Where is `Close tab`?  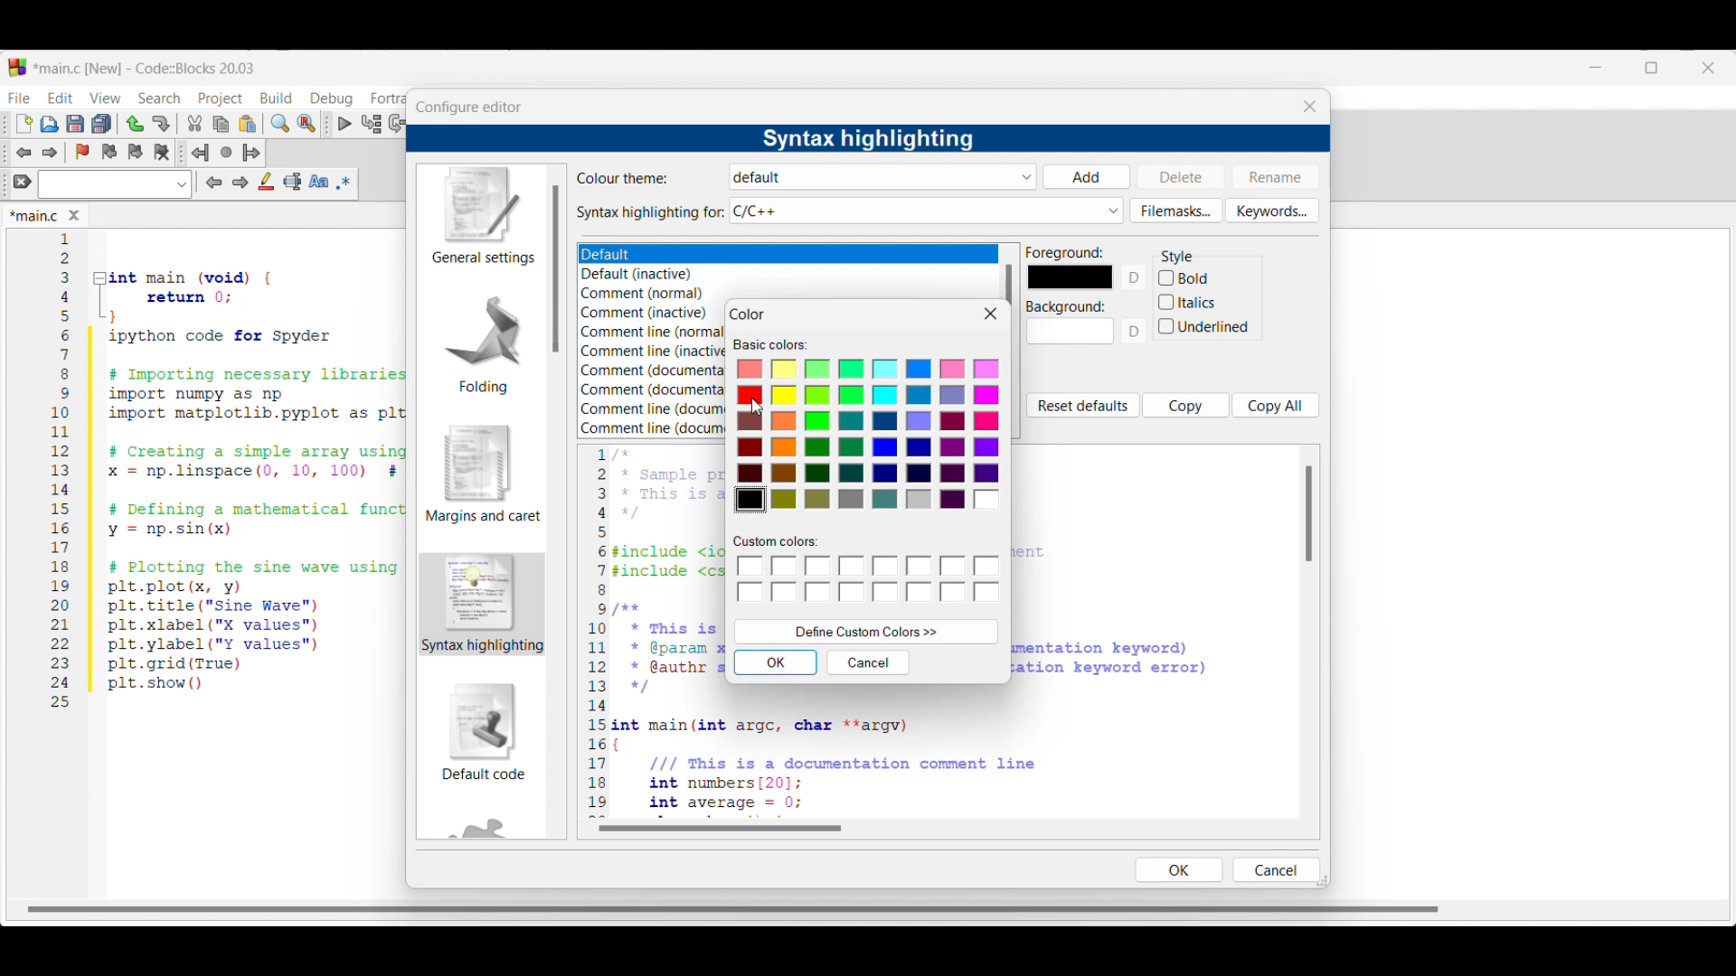
Close tab is located at coordinates (74, 215).